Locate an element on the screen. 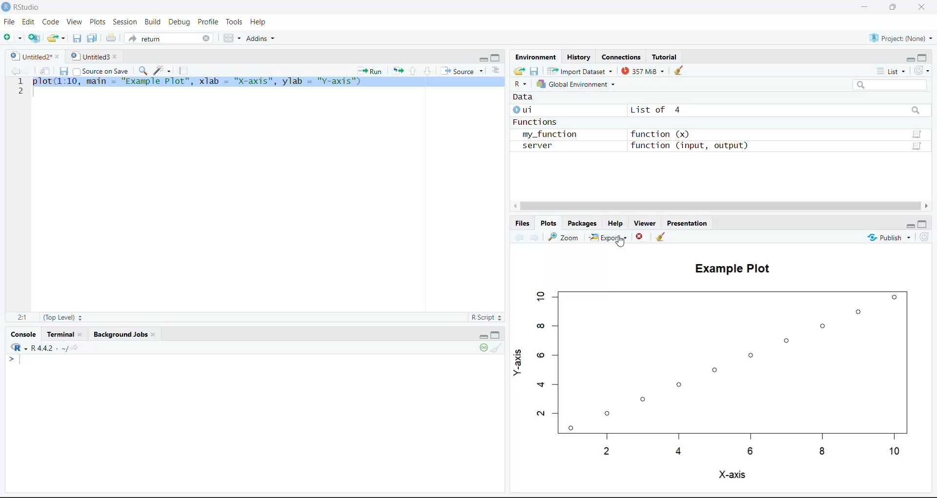 The height and width of the screenshot is (498, 937). New File is located at coordinates (13, 37).